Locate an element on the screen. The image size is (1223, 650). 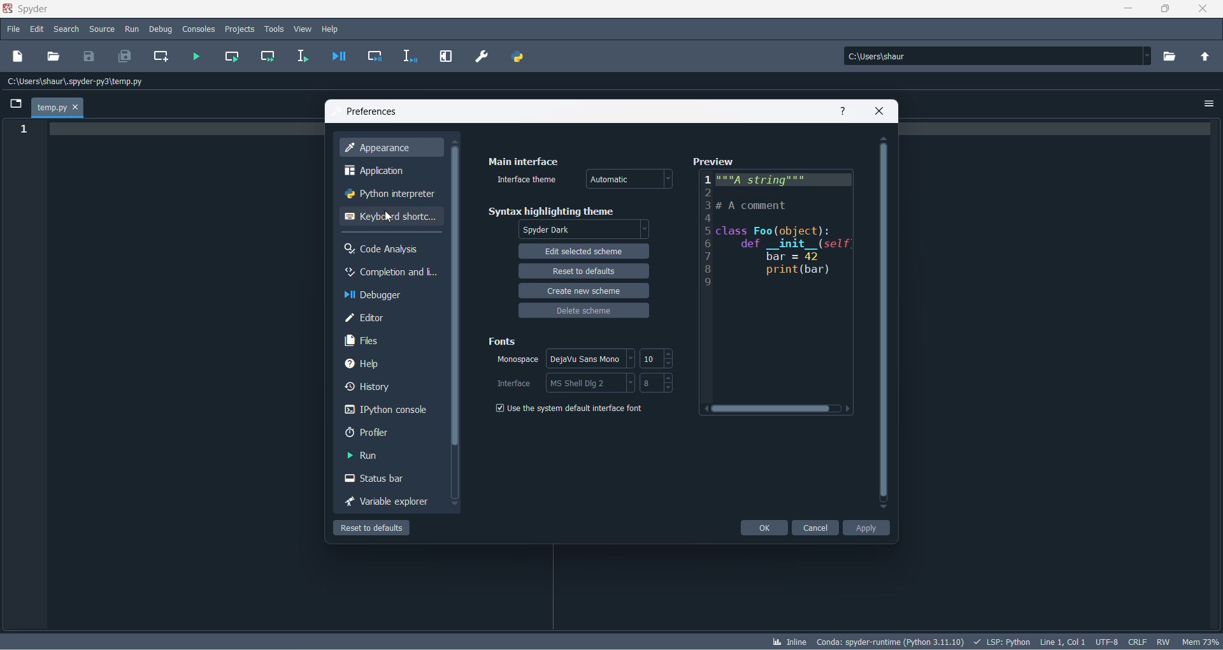
close is located at coordinates (882, 110).